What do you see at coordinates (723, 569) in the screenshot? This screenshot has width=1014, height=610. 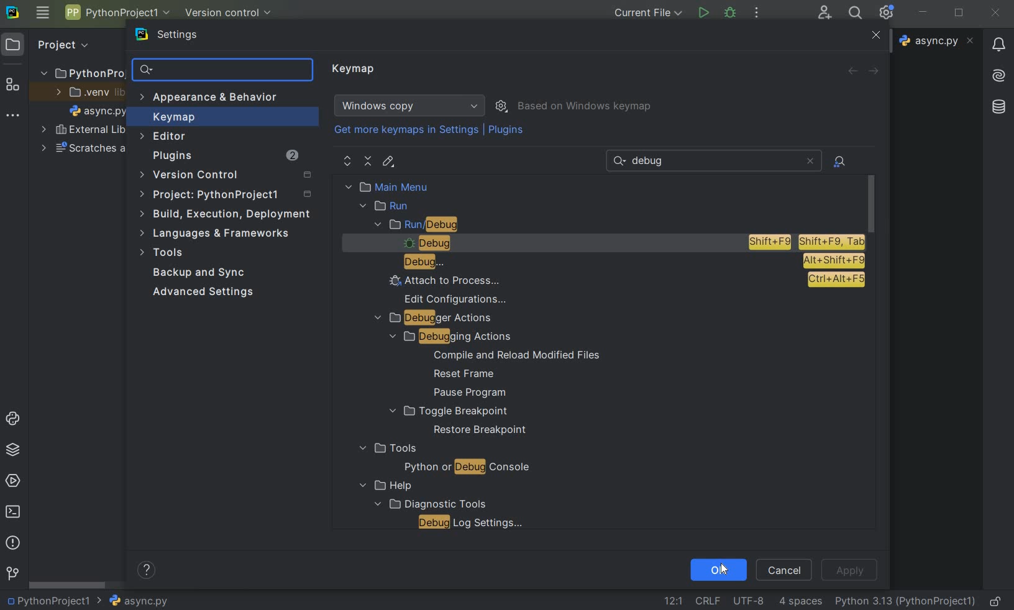 I see `cursor` at bounding box center [723, 569].